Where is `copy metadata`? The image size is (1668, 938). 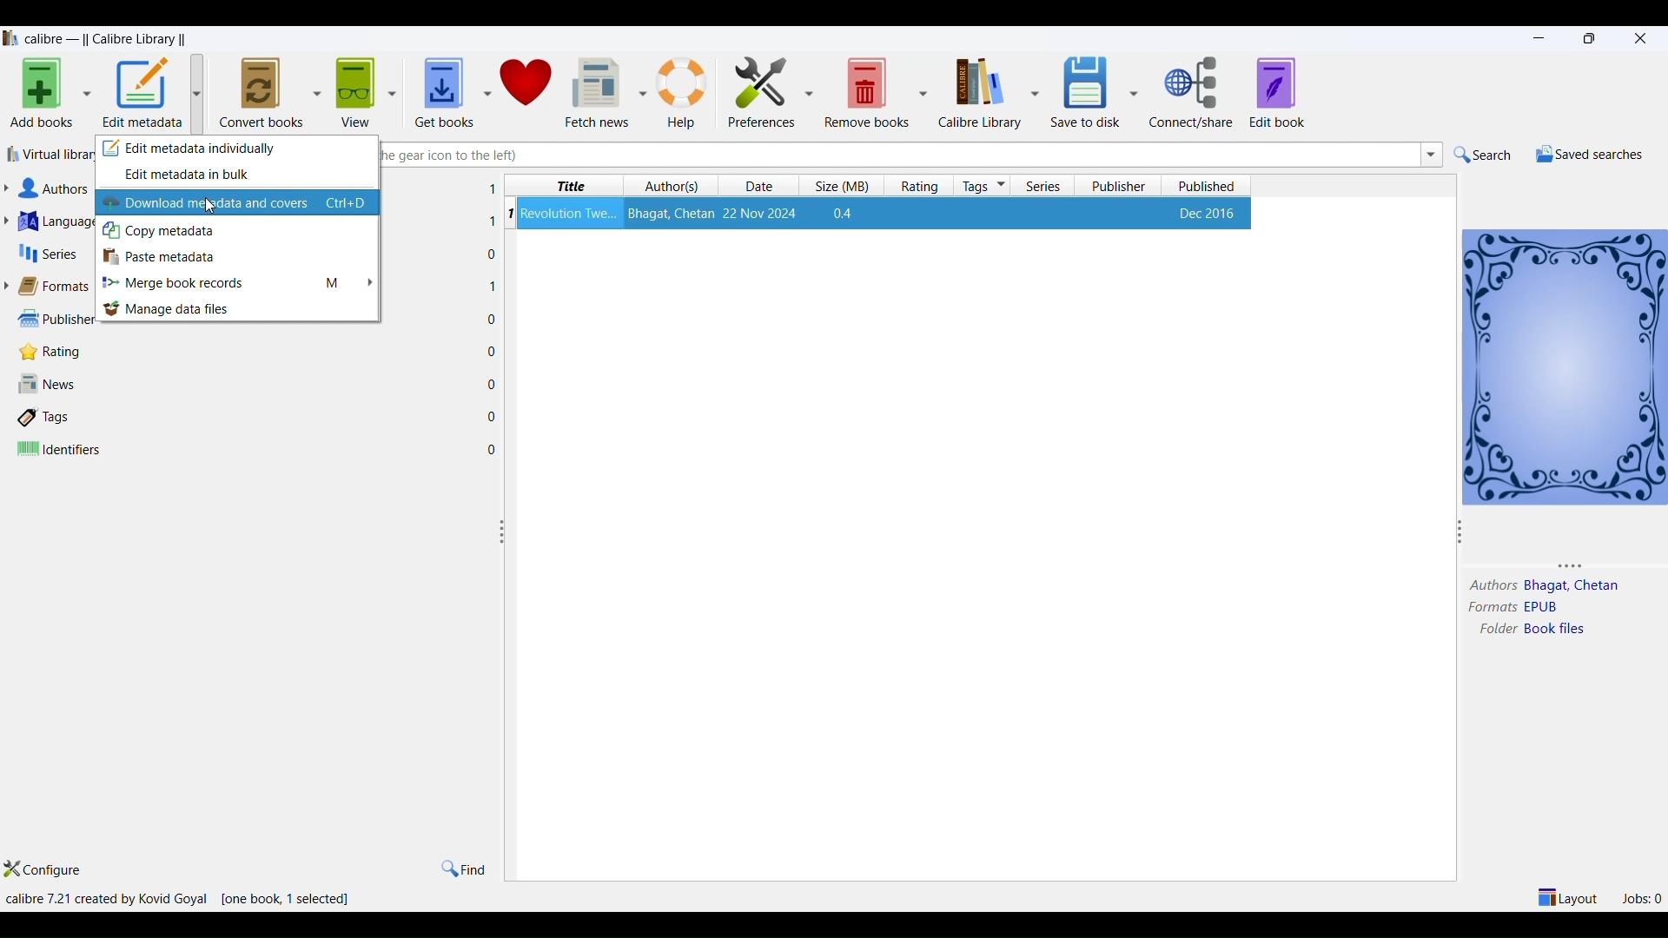
copy metadata is located at coordinates (238, 231).